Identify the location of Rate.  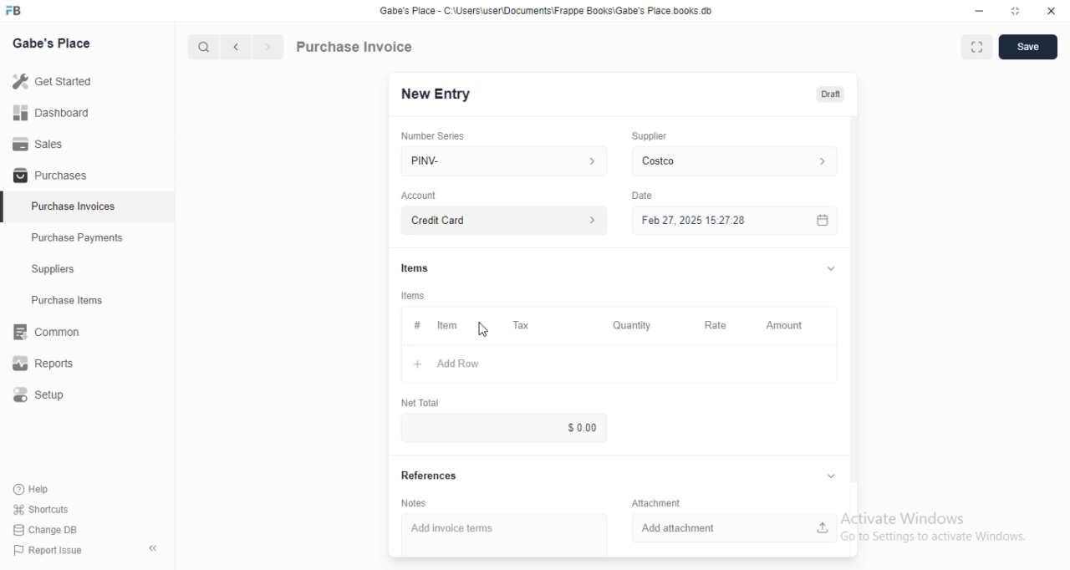
(719, 325).